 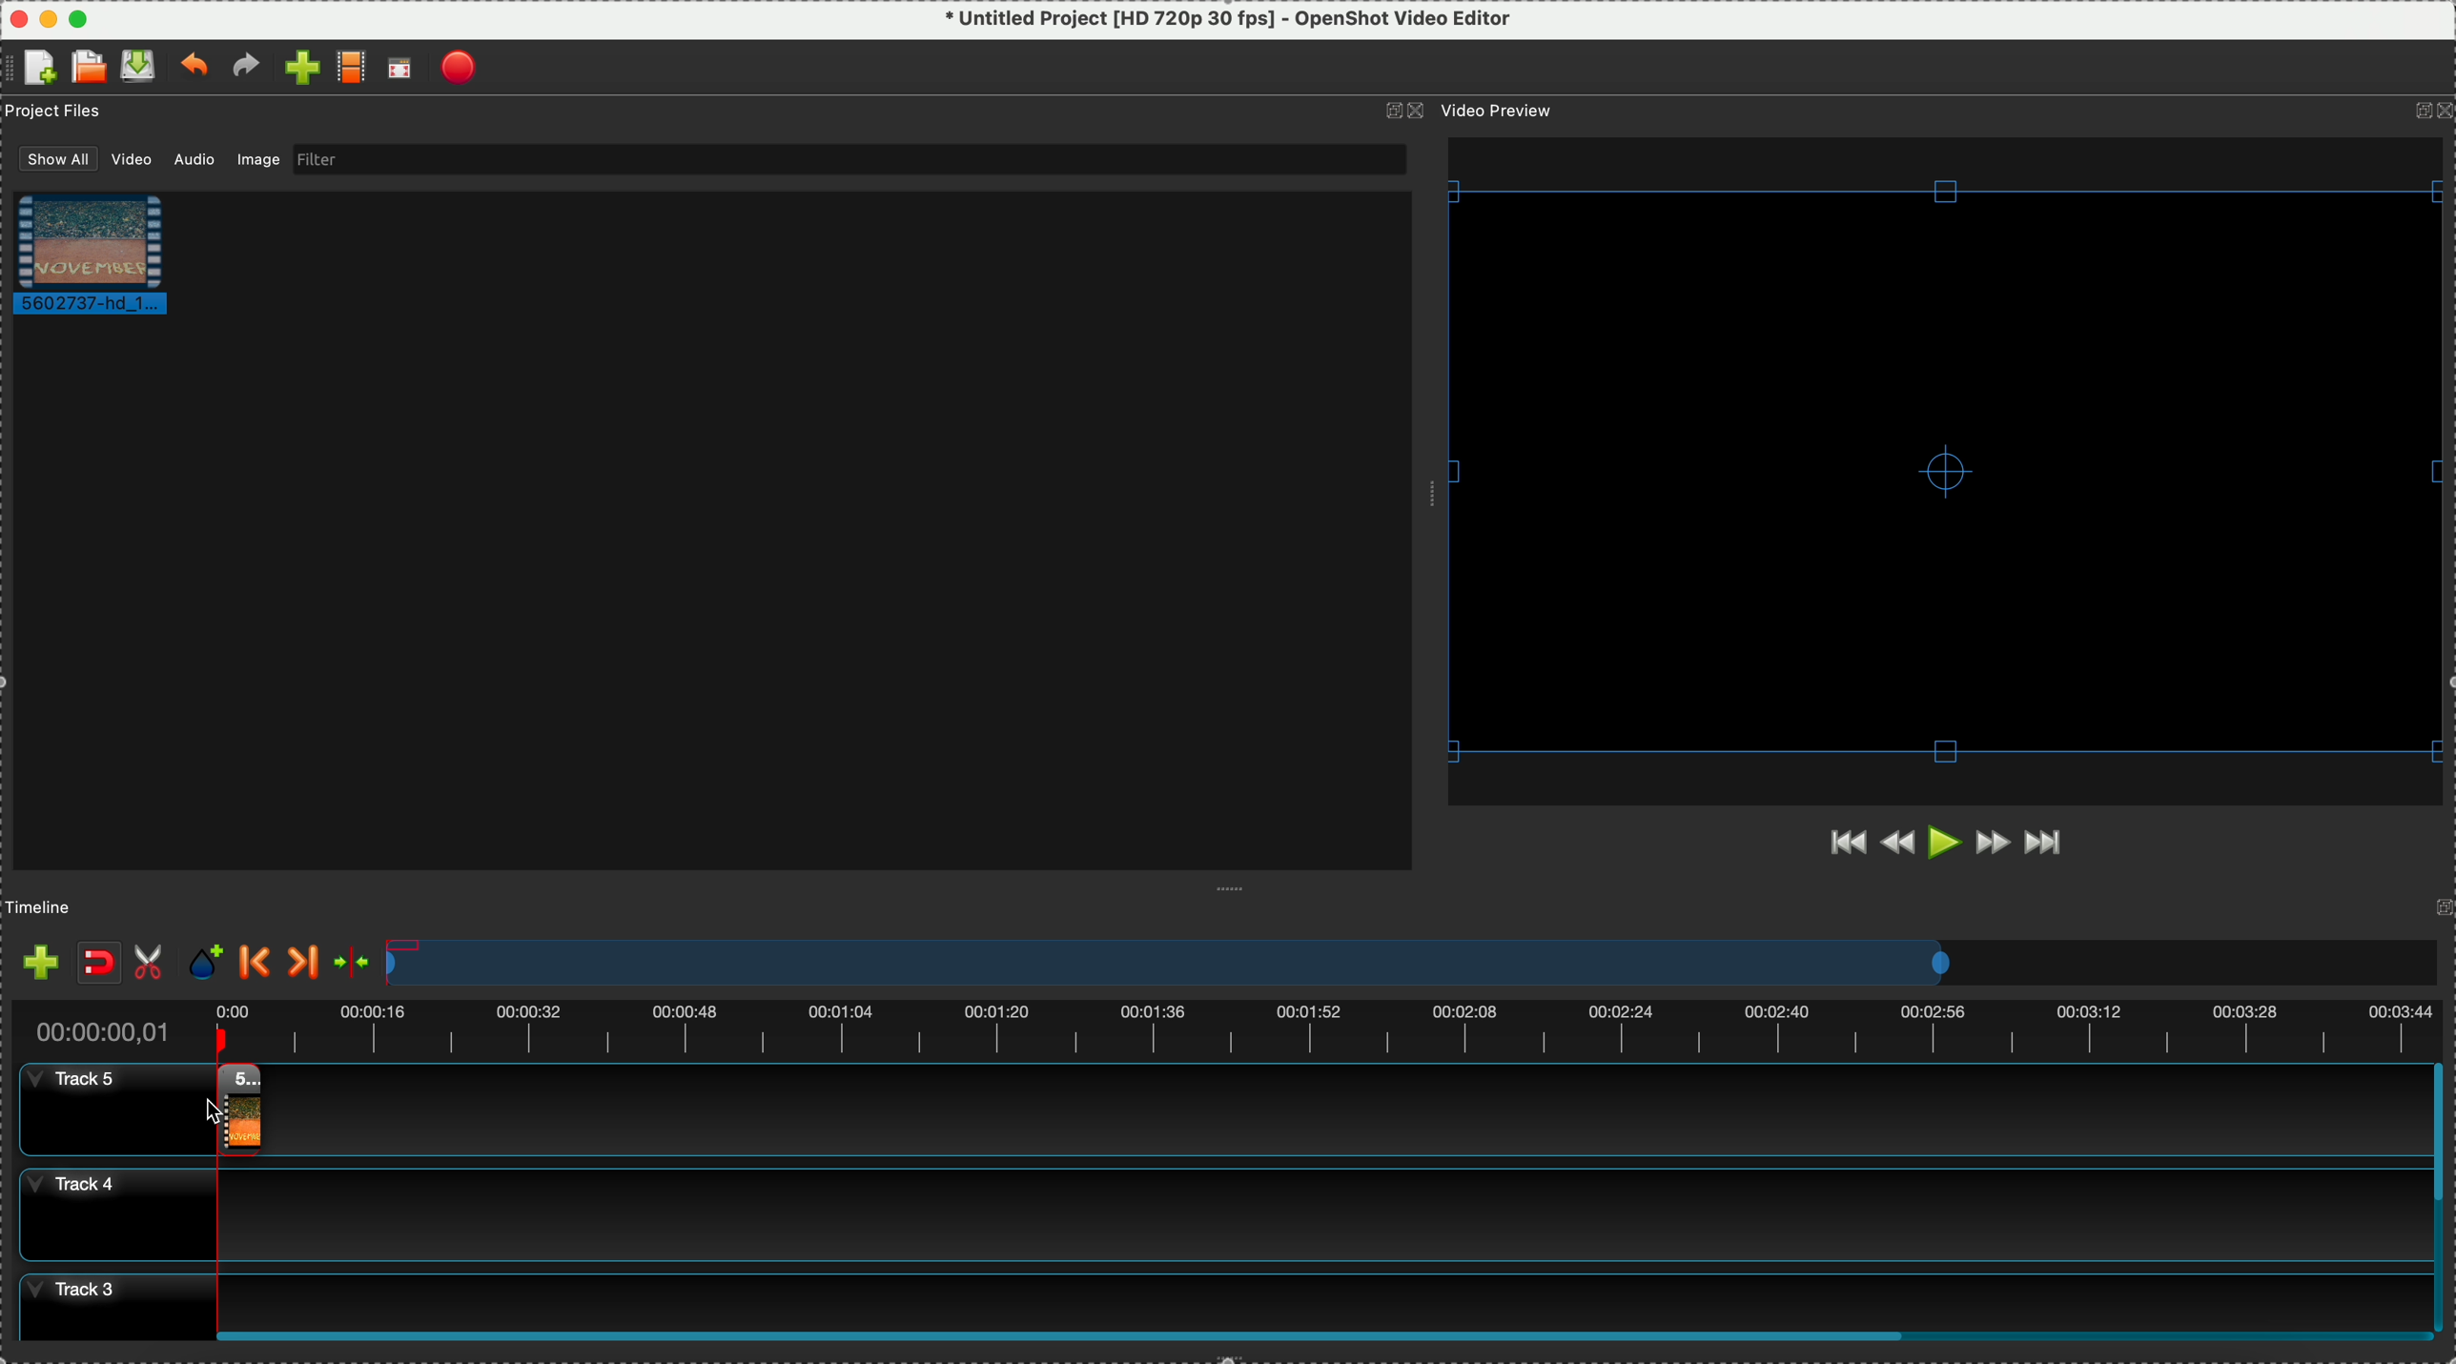 What do you see at coordinates (2051, 846) in the screenshot?
I see `jump to end` at bounding box center [2051, 846].